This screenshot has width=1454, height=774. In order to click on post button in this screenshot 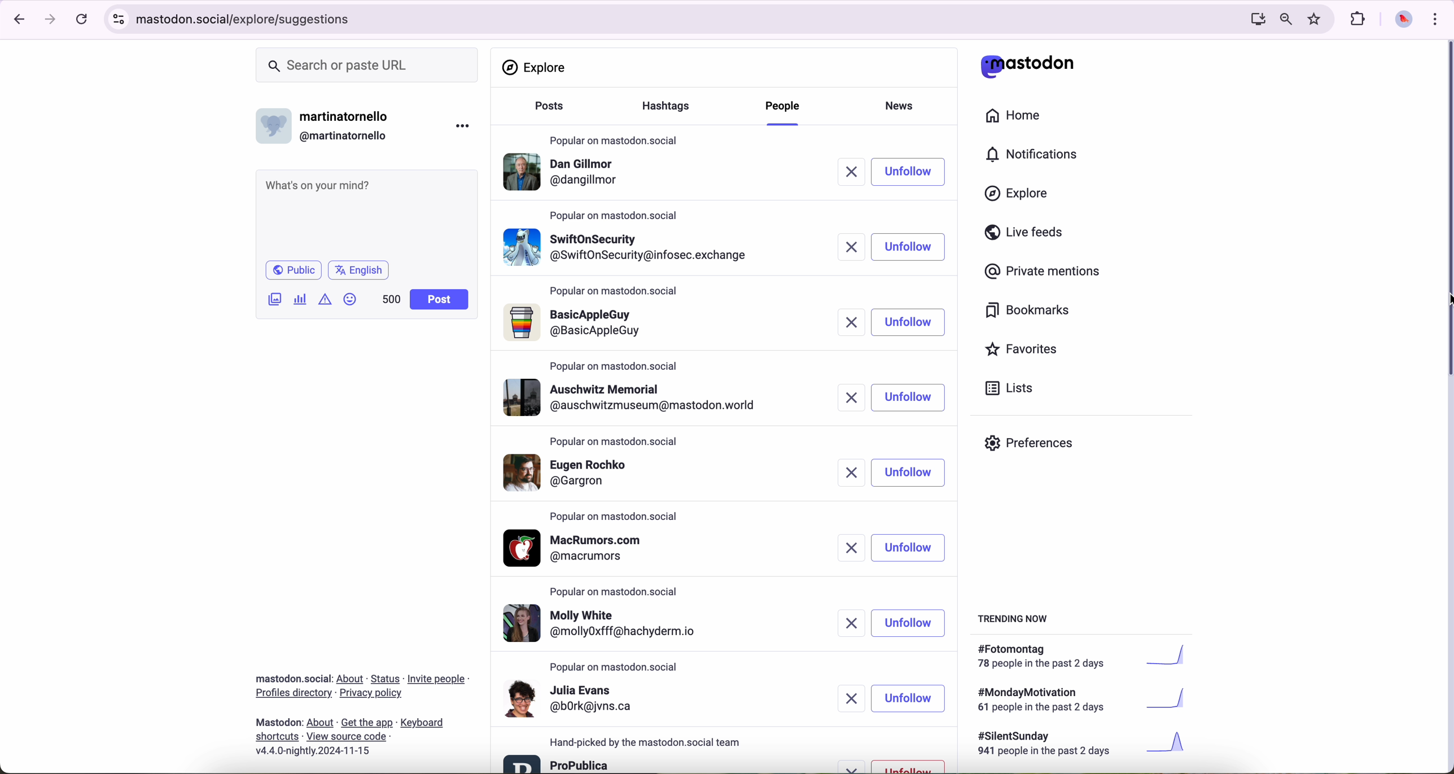, I will do `click(440, 300)`.